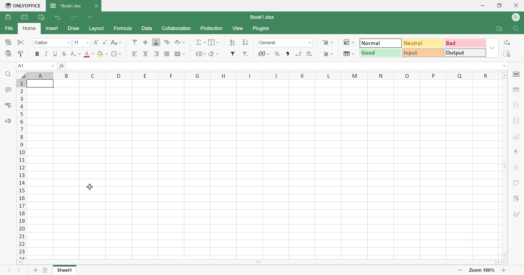  Describe the element at coordinates (278, 53) in the screenshot. I see `Percentage style` at that location.